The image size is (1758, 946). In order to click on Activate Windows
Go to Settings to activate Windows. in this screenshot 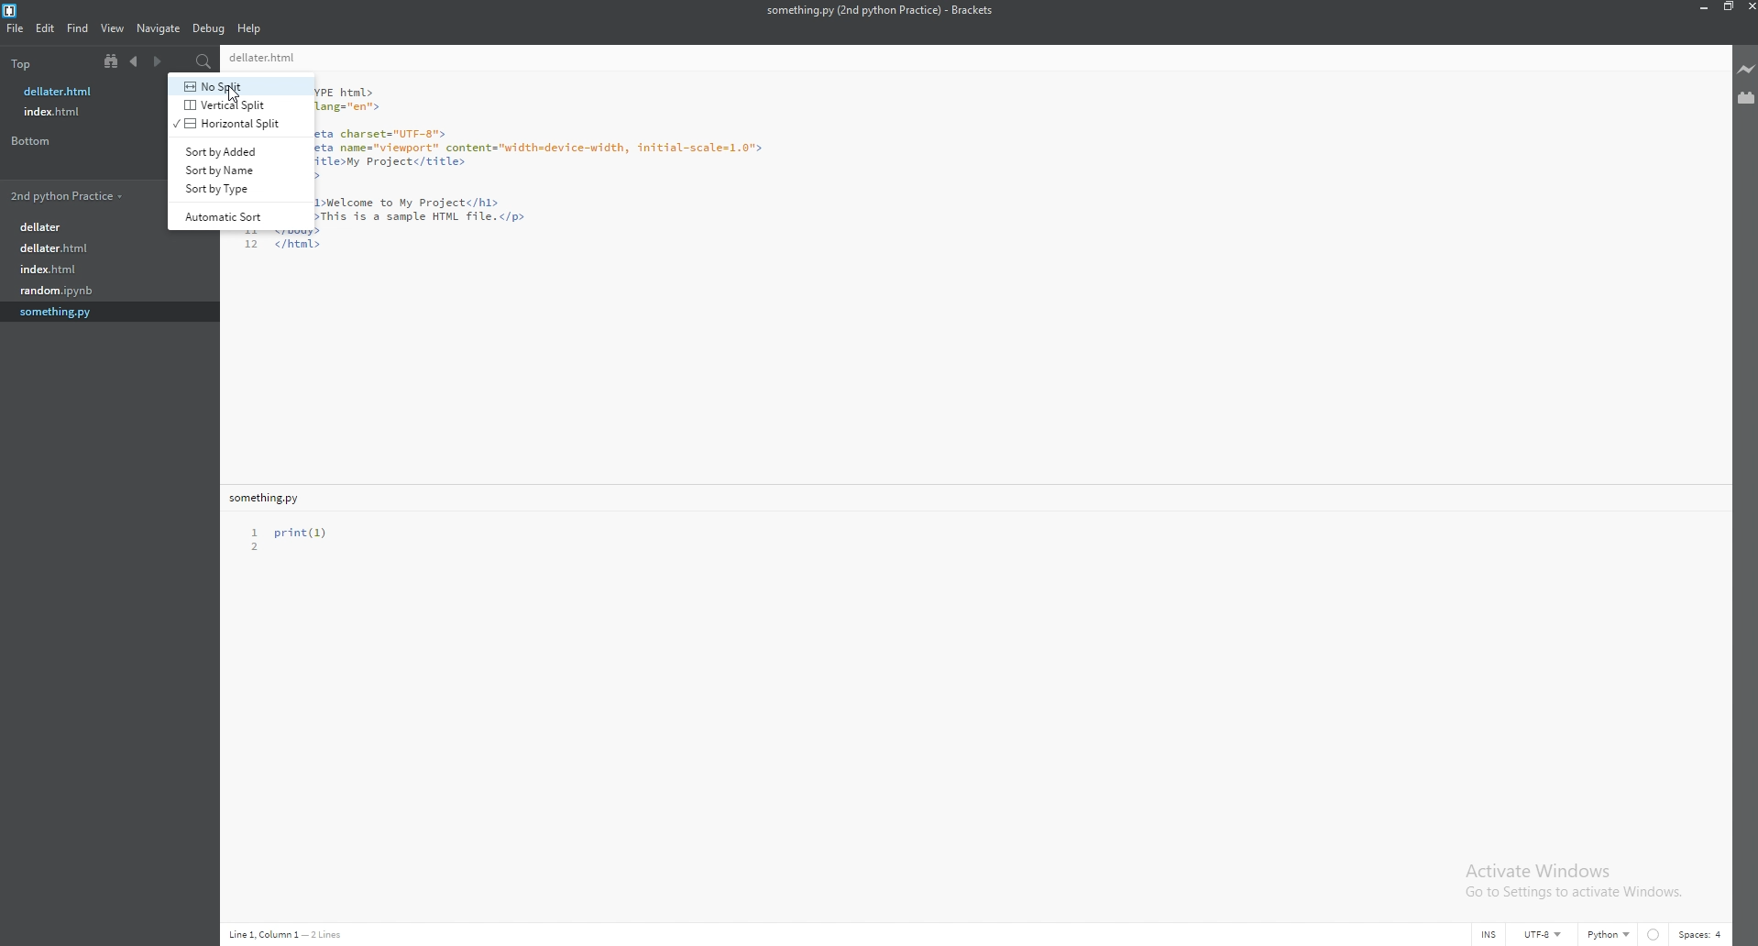, I will do `click(1570, 881)`.